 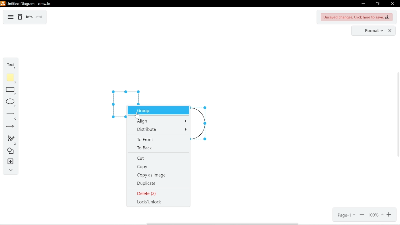 I want to click on format, so click(x=372, y=31).